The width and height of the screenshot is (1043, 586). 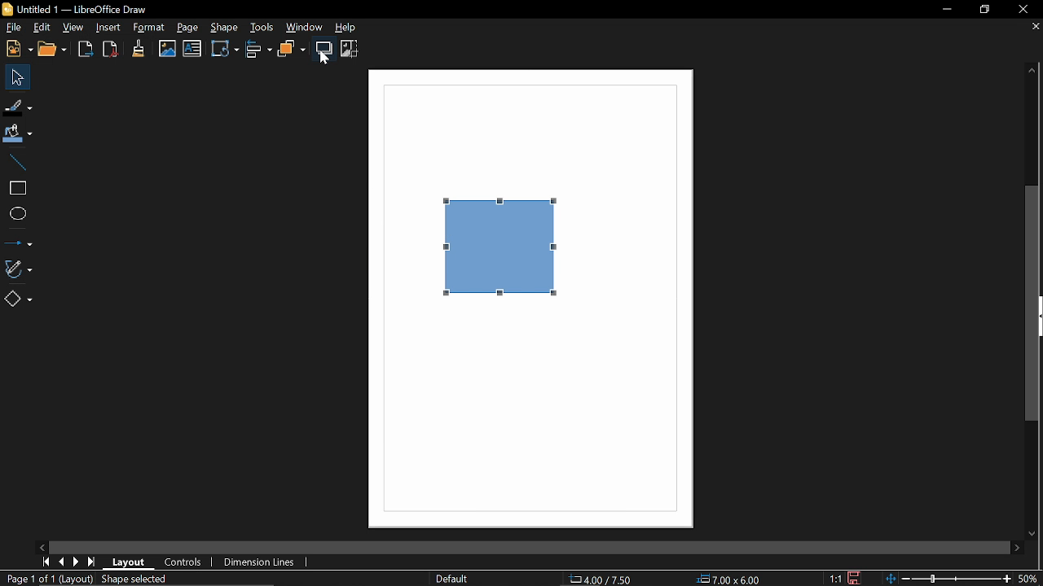 What do you see at coordinates (16, 77) in the screenshot?
I see `Select` at bounding box center [16, 77].